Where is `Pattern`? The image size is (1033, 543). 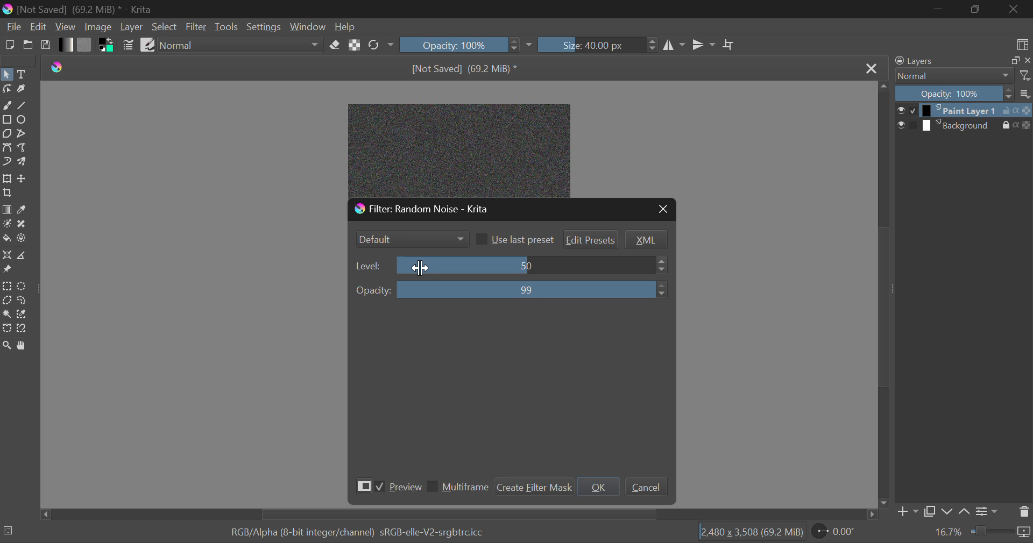 Pattern is located at coordinates (86, 45).